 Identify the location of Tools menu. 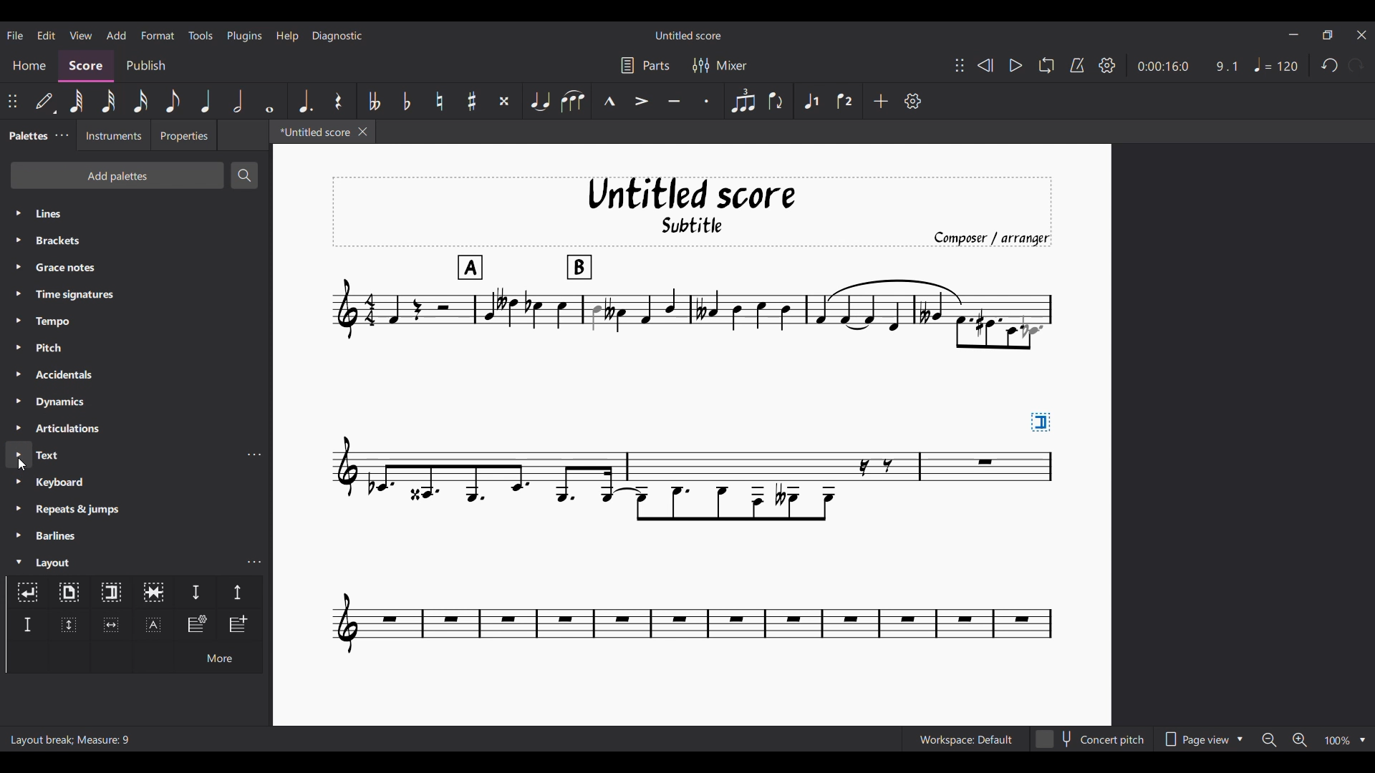
(201, 35).